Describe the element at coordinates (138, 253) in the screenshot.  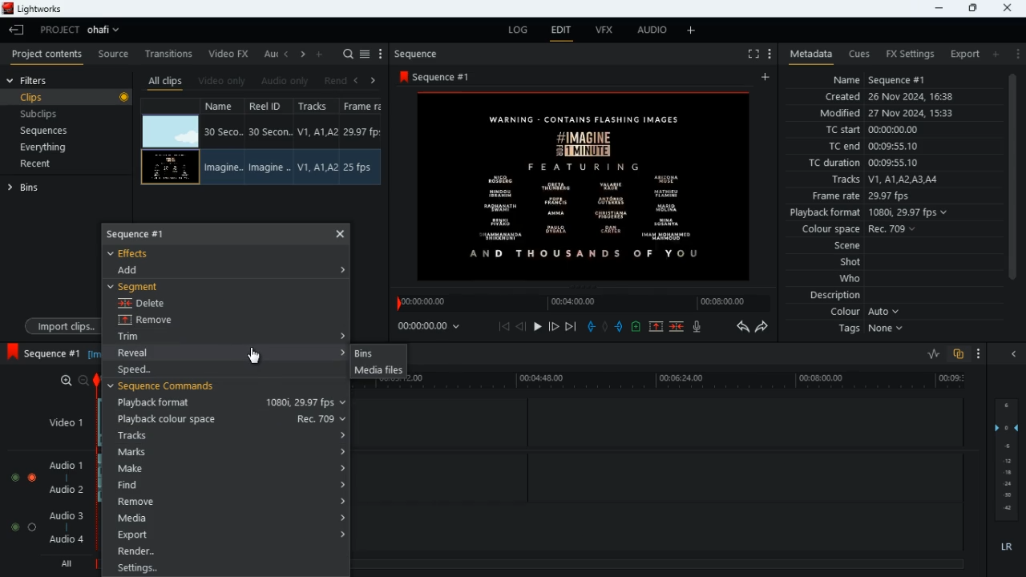
I see `effects` at that location.